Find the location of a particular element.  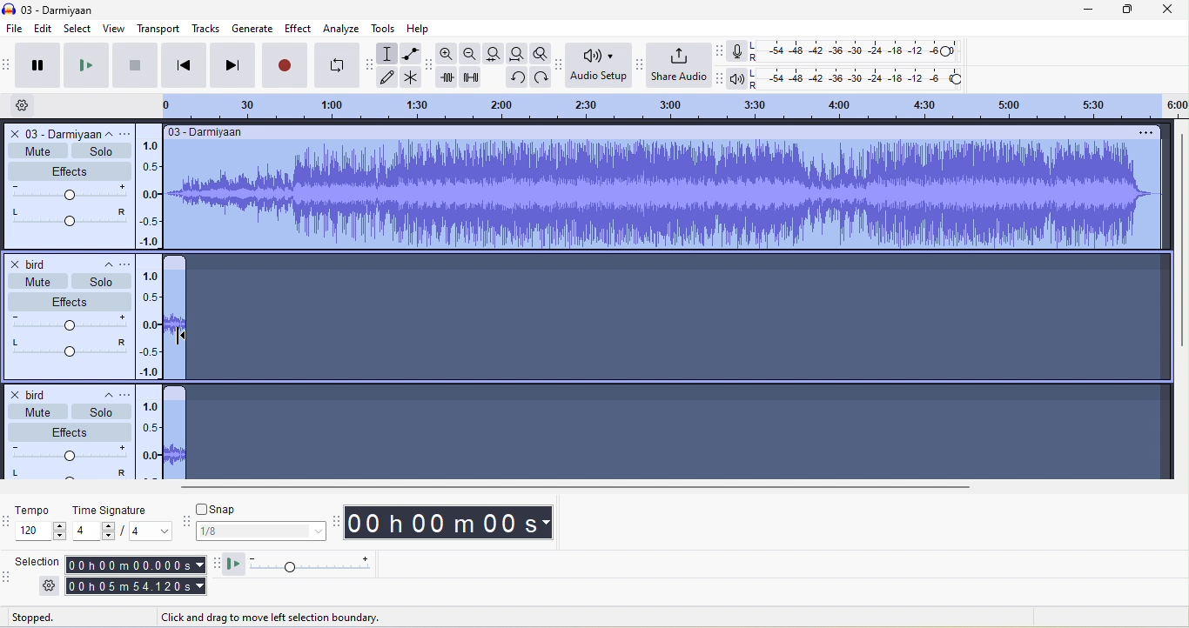

silence audio selection is located at coordinates (474, 77).